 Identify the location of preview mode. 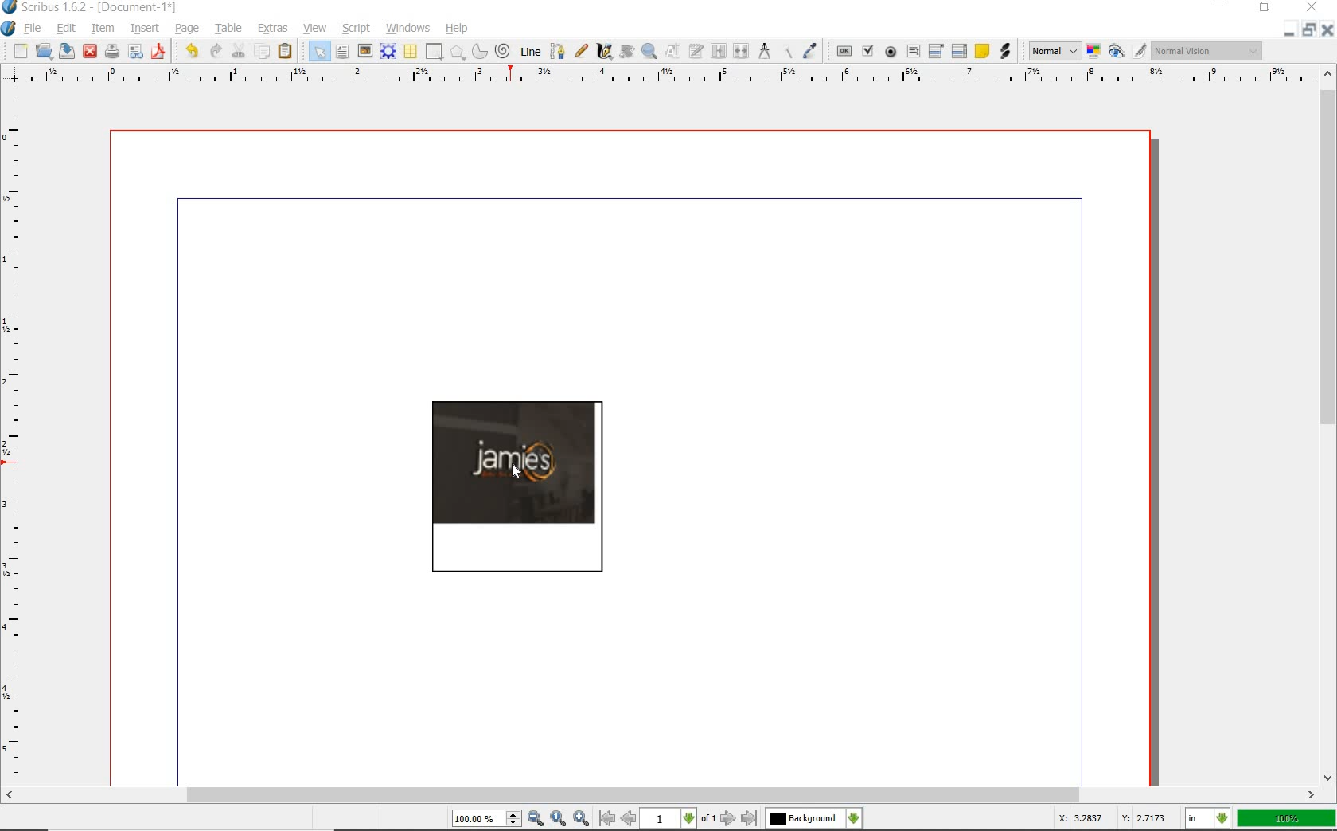
(1127, 52).